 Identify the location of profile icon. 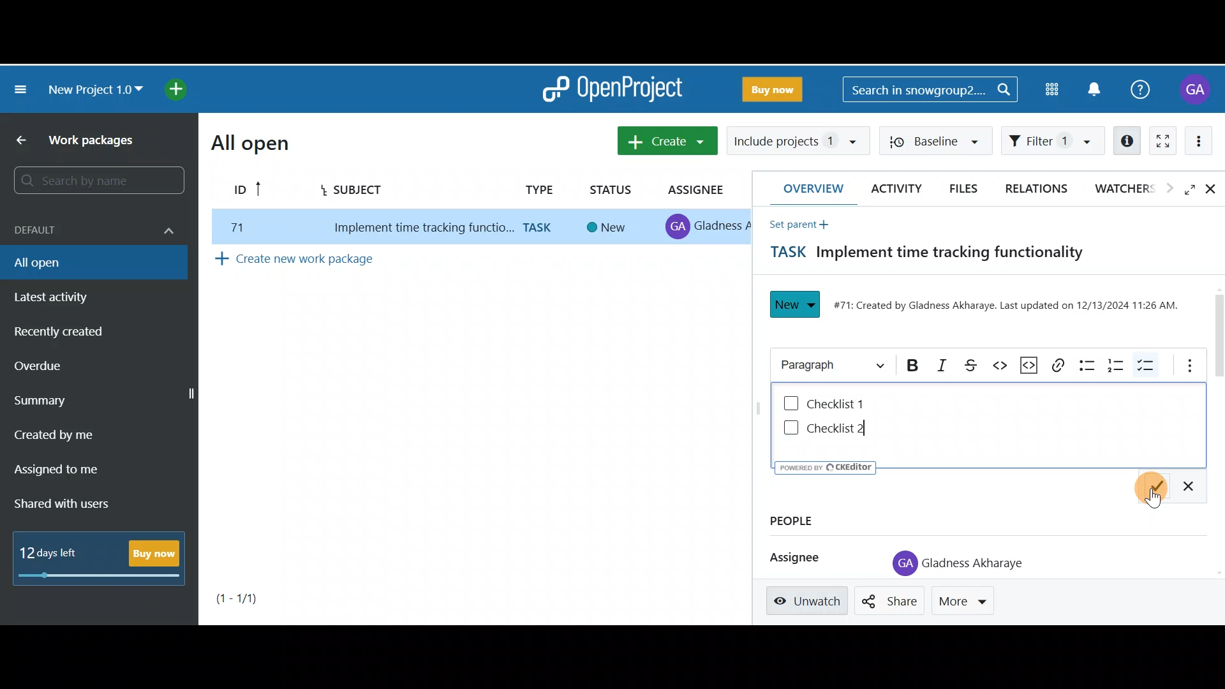
(897, 564).